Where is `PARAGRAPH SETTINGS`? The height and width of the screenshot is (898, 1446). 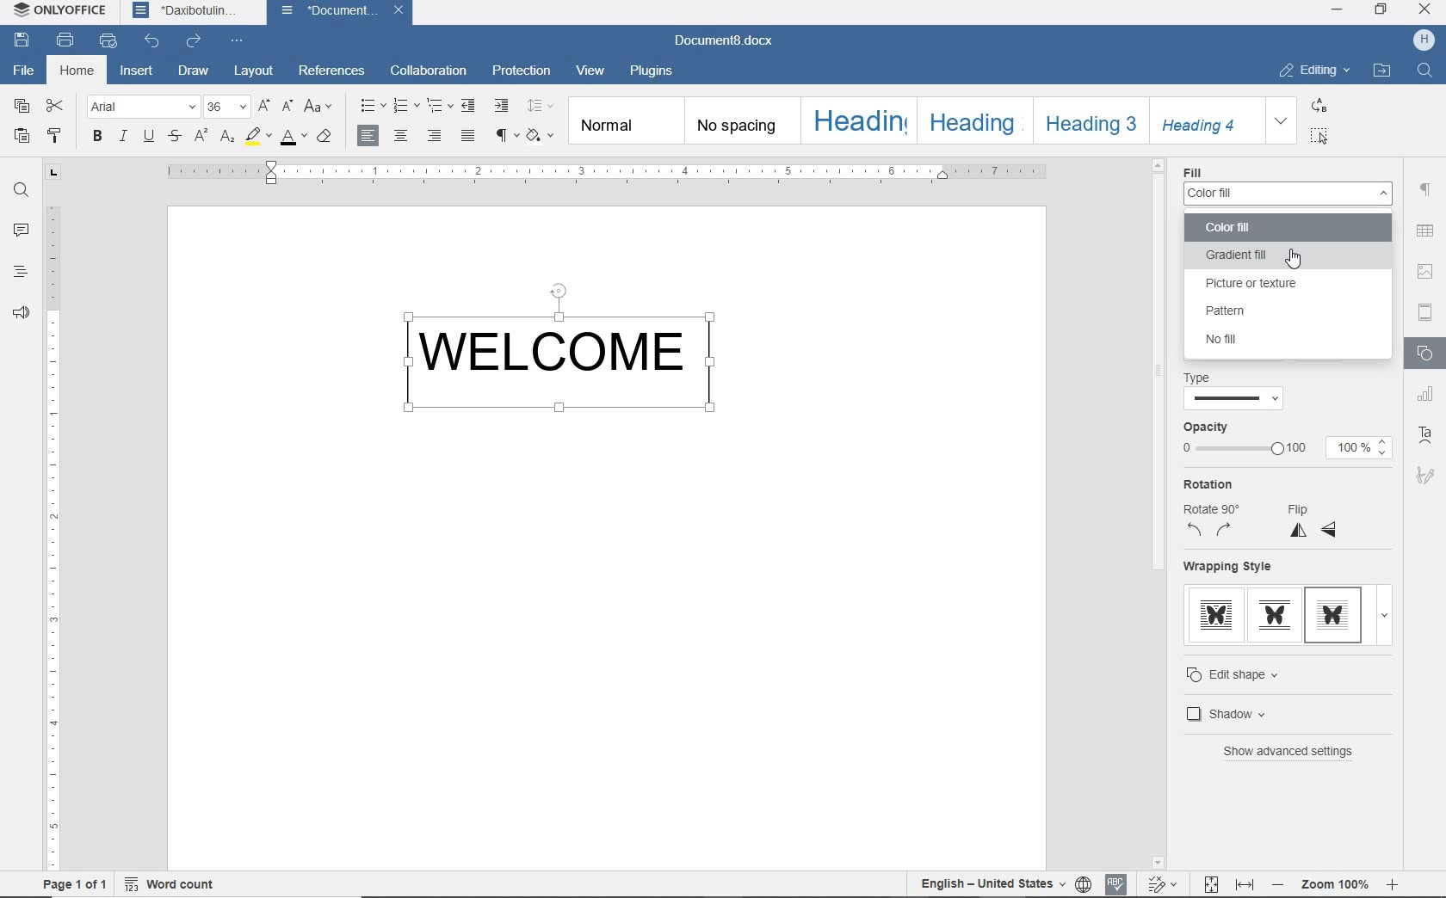
PARAGRAPH SETTINGS is located at coordinates (1425, 191).